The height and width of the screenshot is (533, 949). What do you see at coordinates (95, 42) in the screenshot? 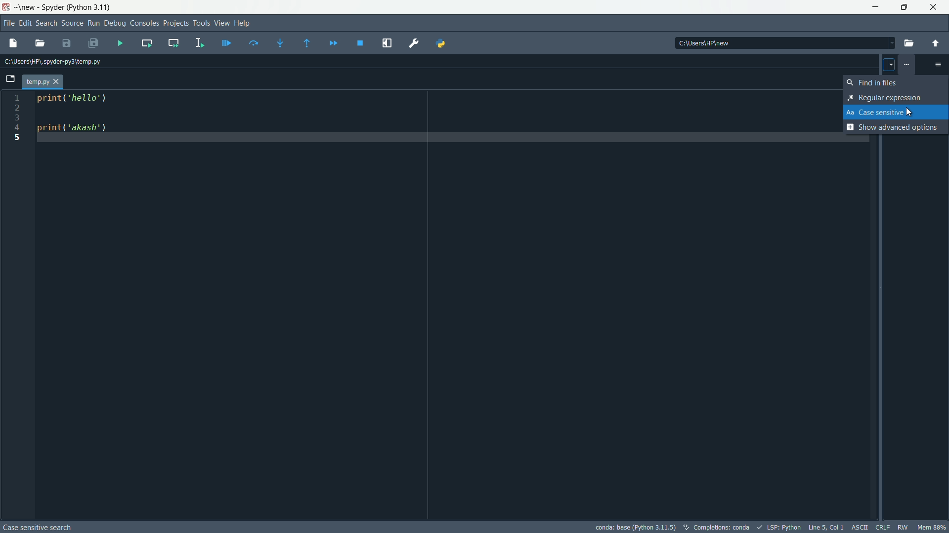
I see `save all files` at bounding box center [95, 42].